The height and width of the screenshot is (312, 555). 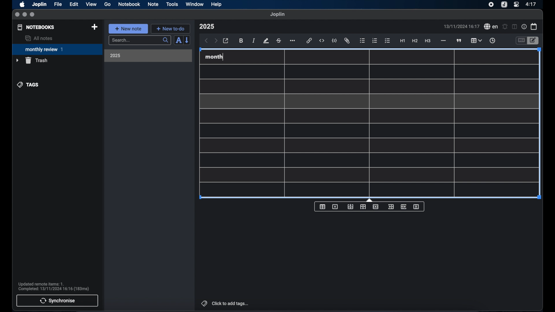 I want to click on trash, so click(x=32, y=60).